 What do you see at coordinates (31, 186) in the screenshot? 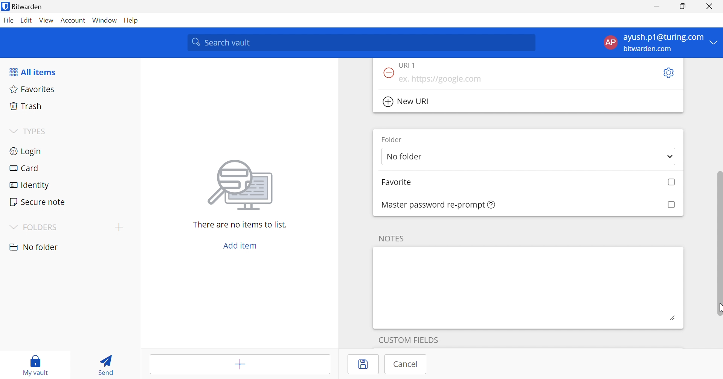
I see `Identity` at bounding box center [31, 186].